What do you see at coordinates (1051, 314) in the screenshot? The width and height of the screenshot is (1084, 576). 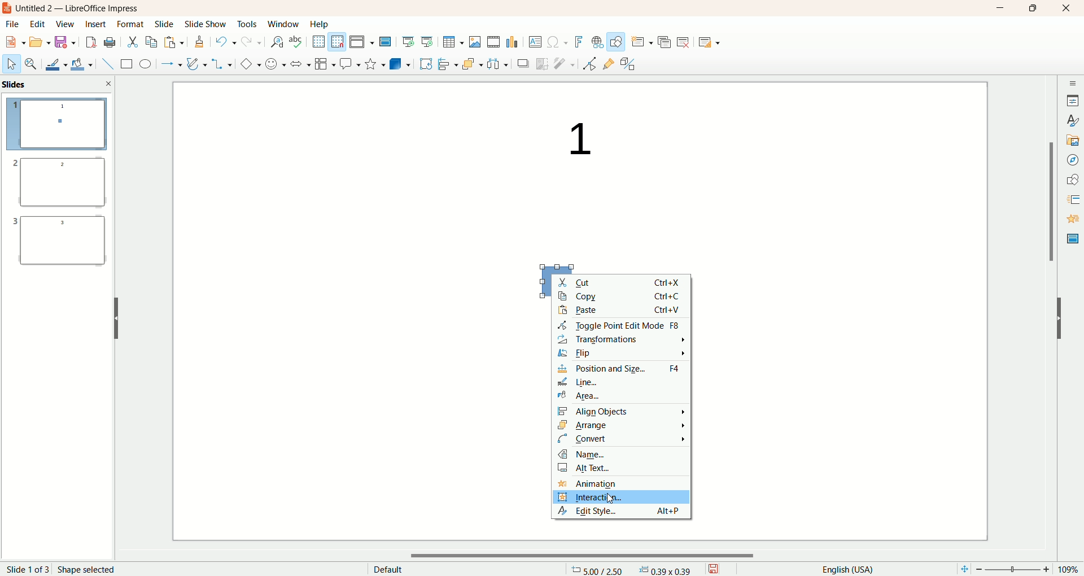 I see `vertical scroll bar` at bounding box center [1051, 314].